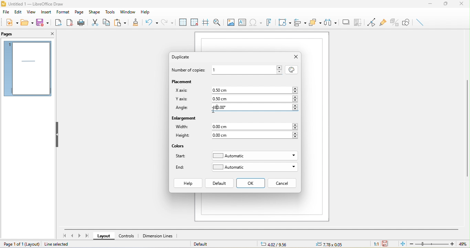  What do you see at coordinates (128, 236) in the screenshot?
I see `controls` at bounding box center [128, 236].